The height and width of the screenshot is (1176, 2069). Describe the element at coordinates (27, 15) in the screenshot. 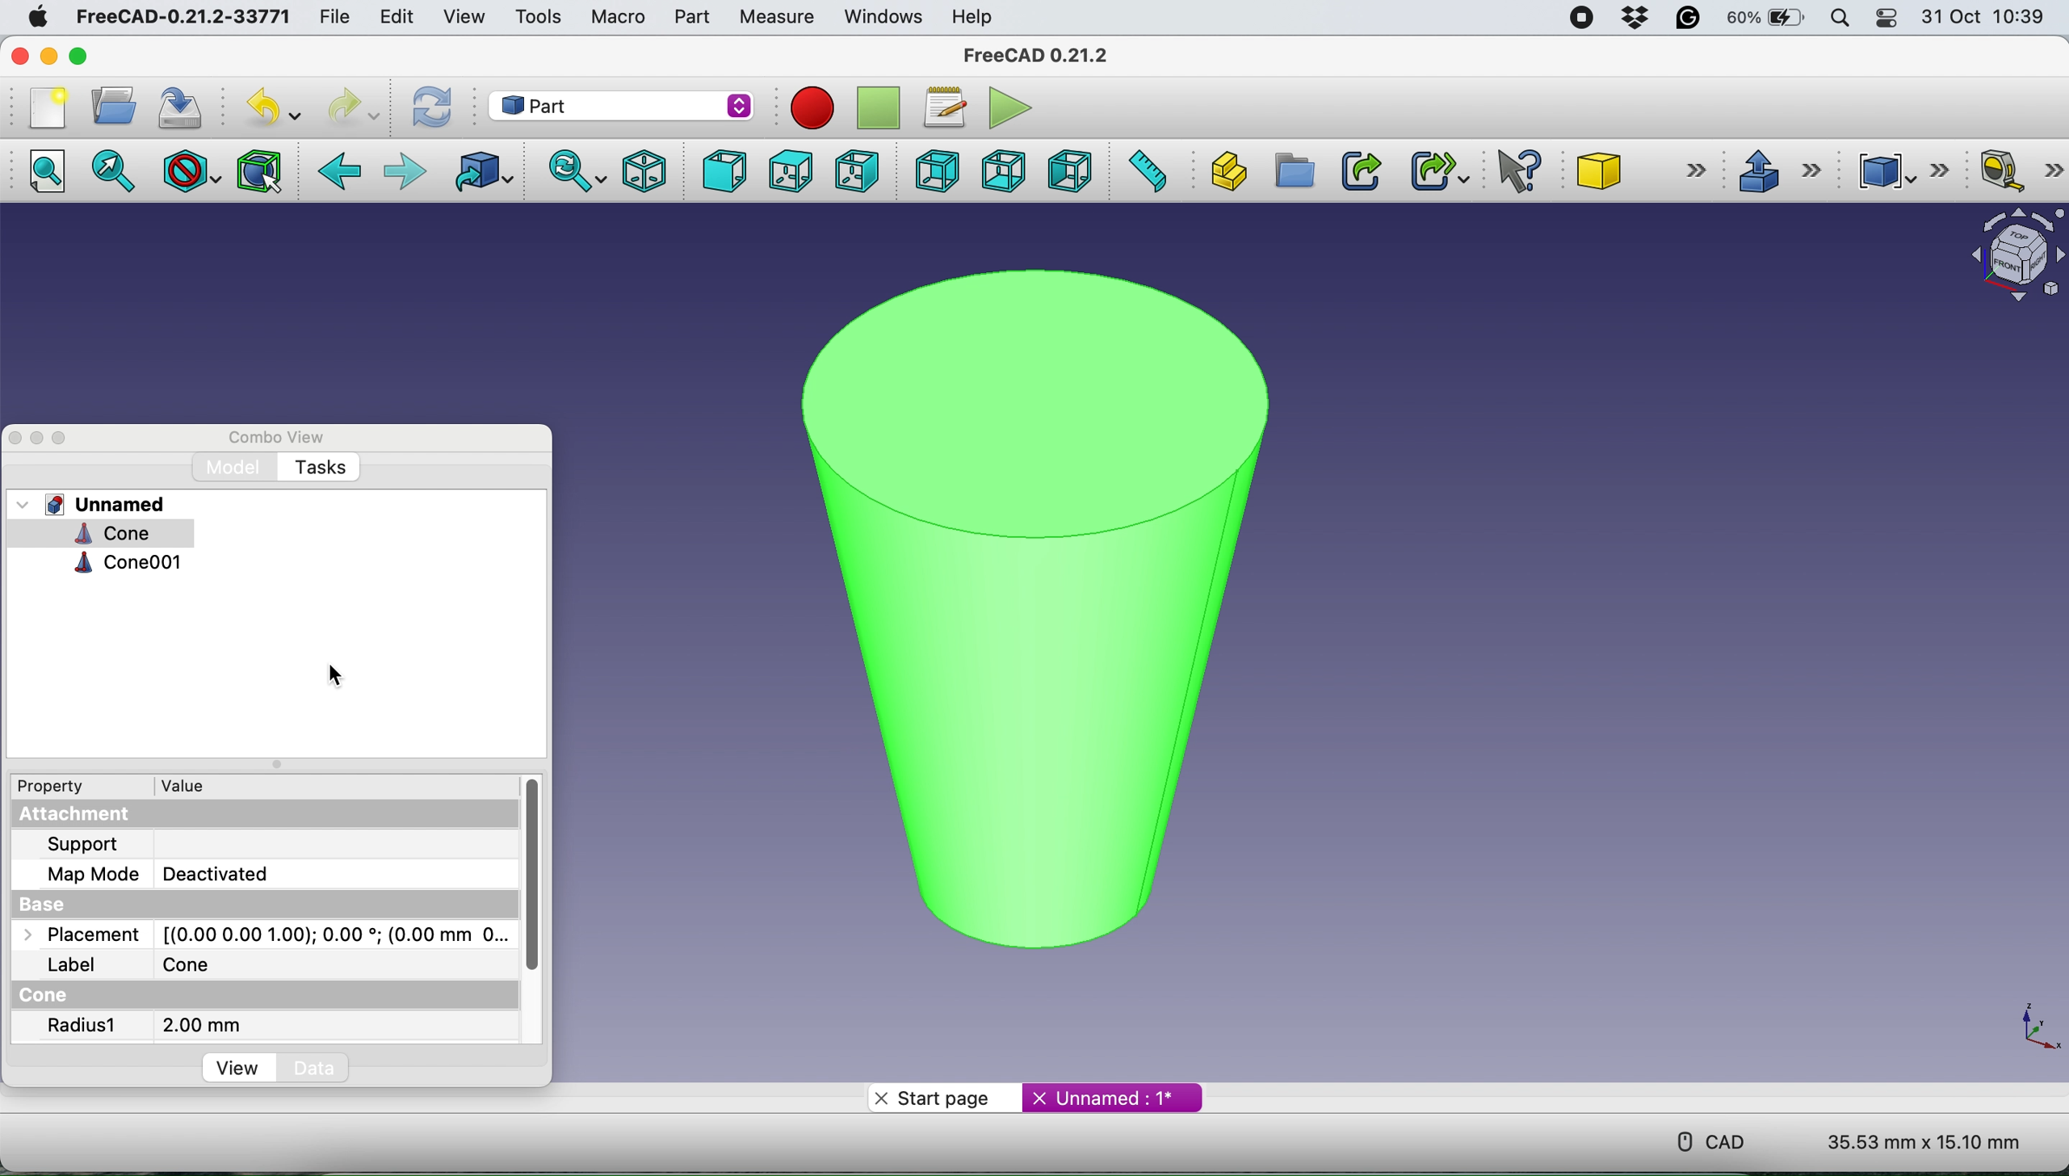

I see `system logo` at that location.